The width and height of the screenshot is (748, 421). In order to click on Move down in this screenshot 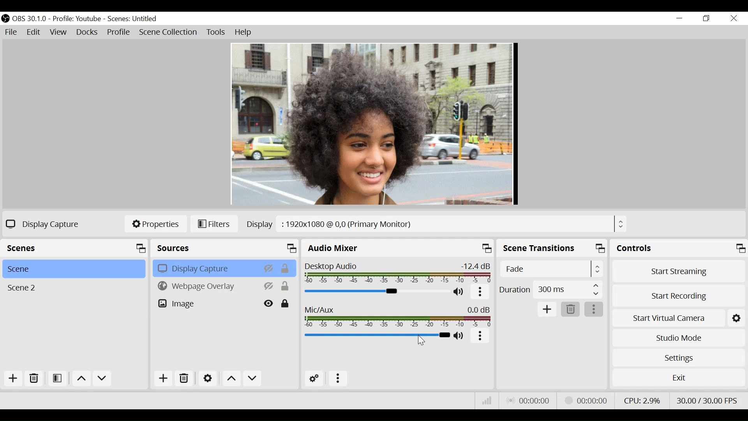, I will do `click(102, 379)`.